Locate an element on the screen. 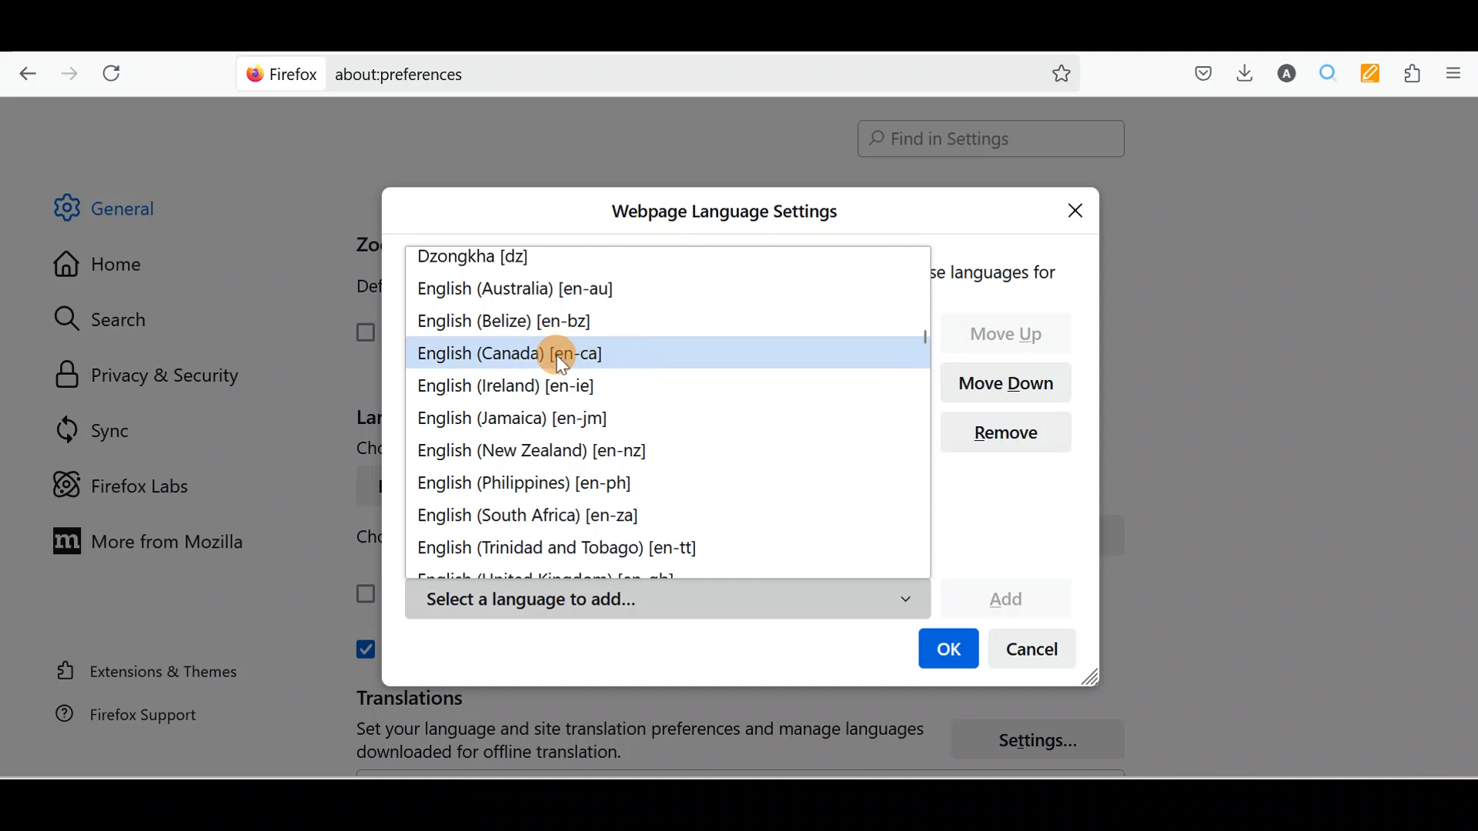 This screenshot has width=1478, height=831. Firefox support is located at coordinates (116, 714).